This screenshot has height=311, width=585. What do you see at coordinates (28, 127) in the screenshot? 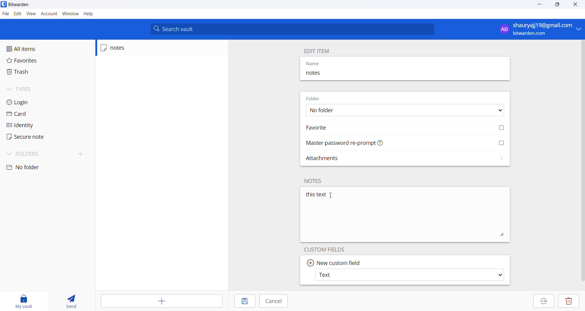
I see `identity` at bounding box center [28, 127].